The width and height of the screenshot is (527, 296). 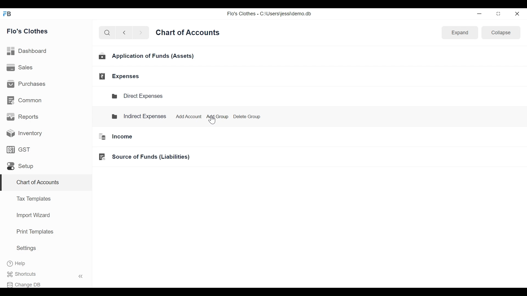 I want to click on GST, so click(x=19, y=150).